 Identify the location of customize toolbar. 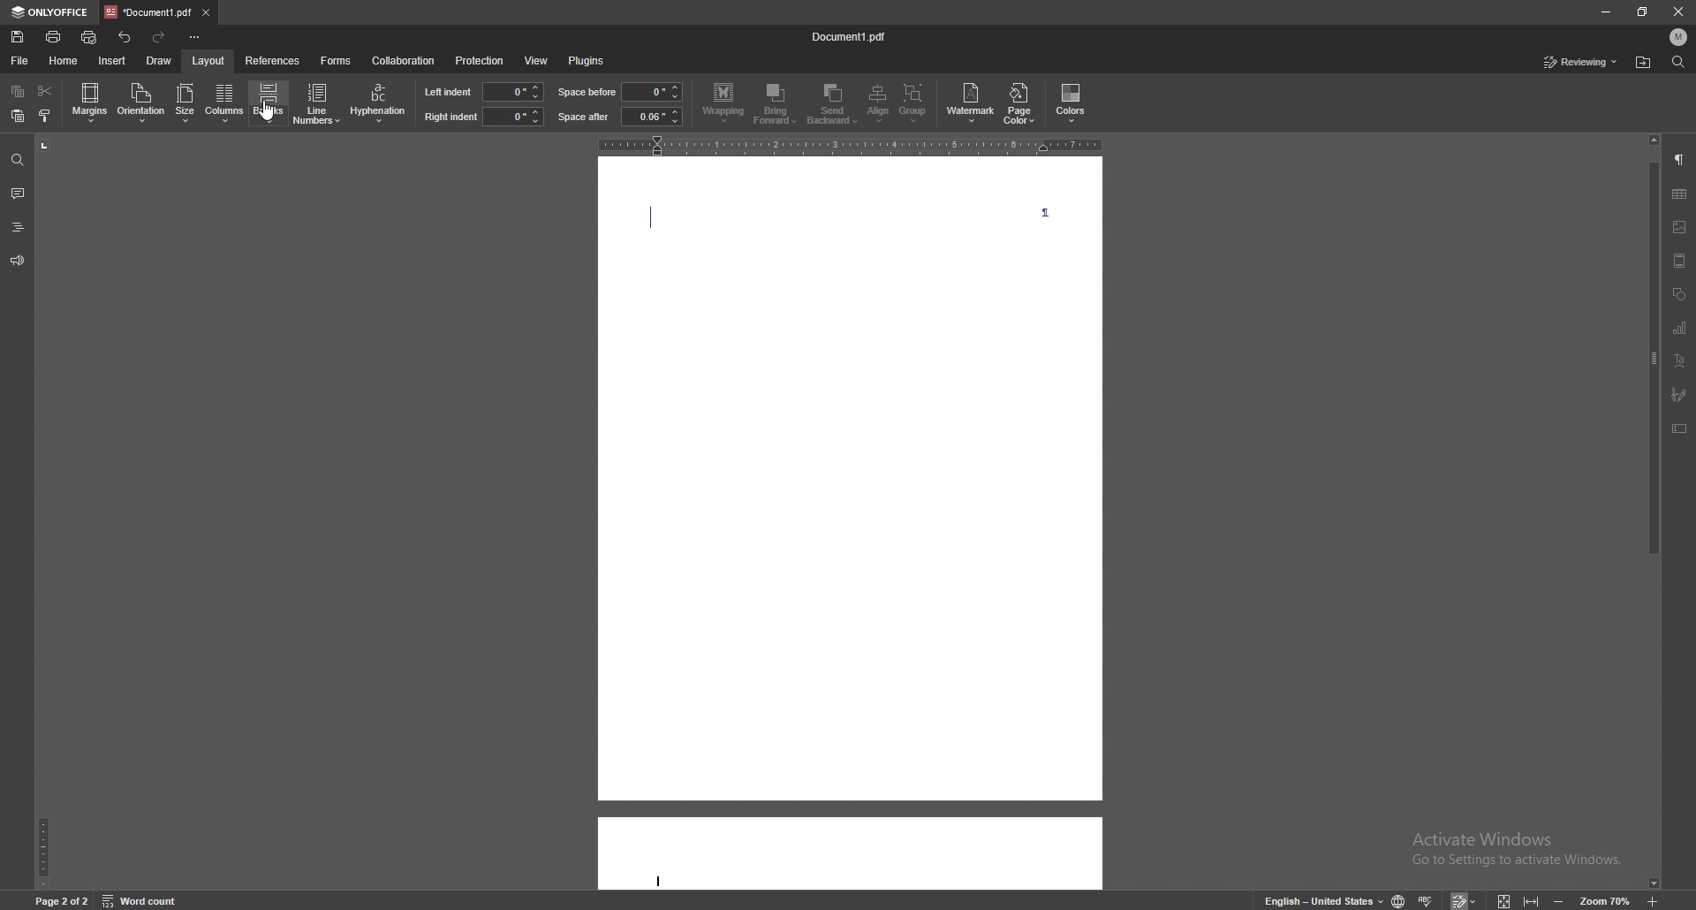
(194, 36).